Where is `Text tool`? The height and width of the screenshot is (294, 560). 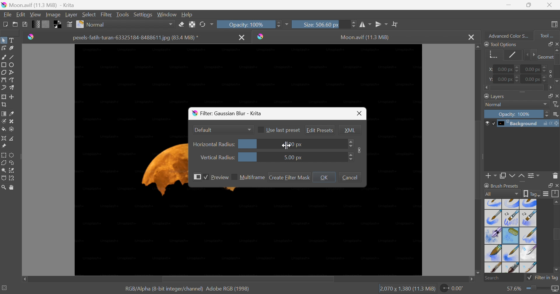 Text tool is located at coordinates (11, 40).